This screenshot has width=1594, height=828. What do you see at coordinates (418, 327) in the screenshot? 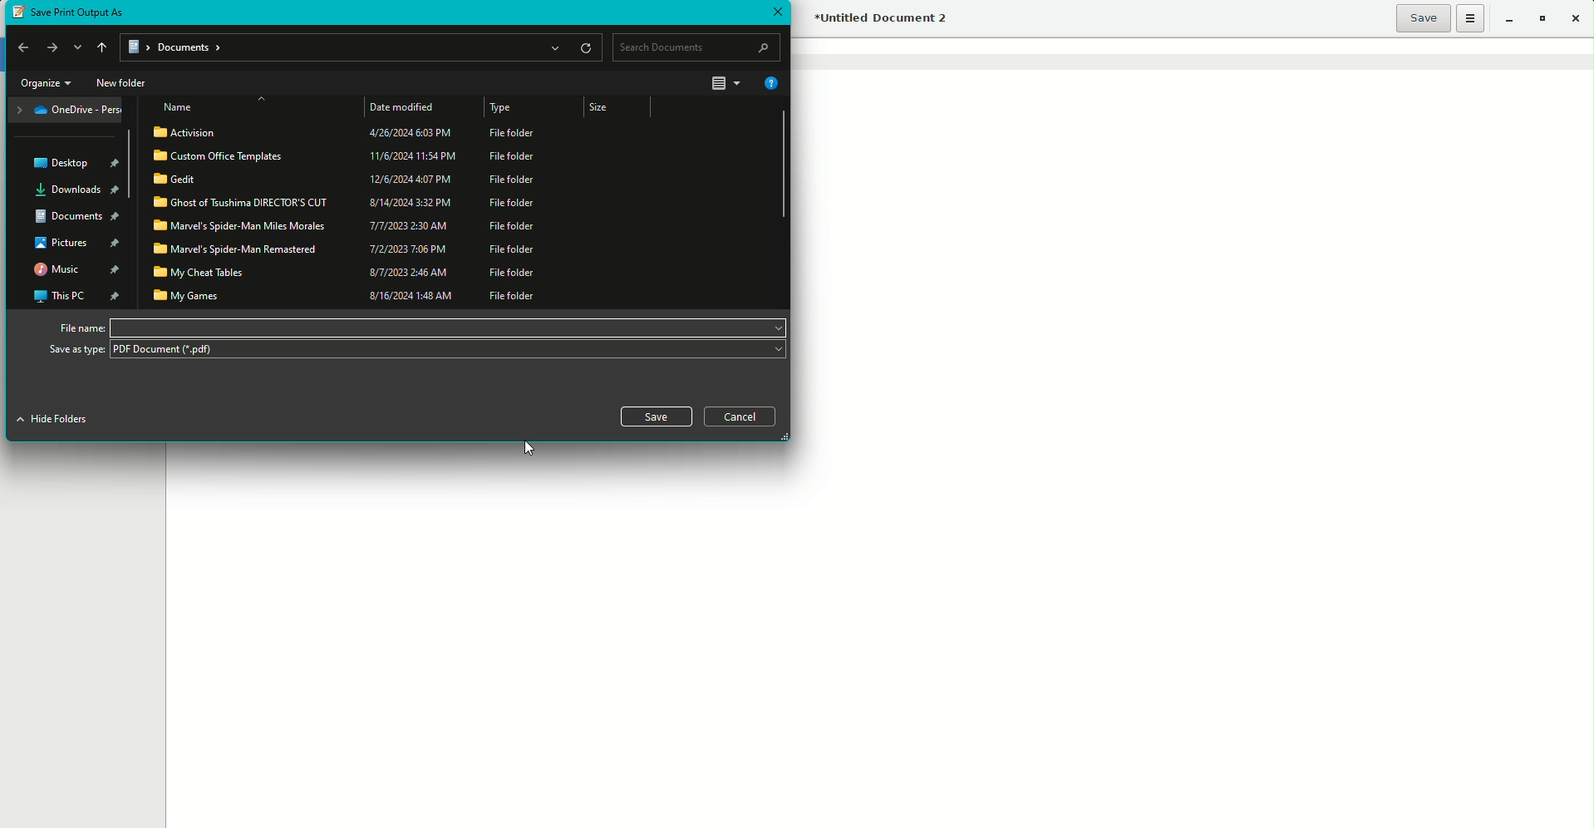
I see `File Name` at bounding box center [418, 327].